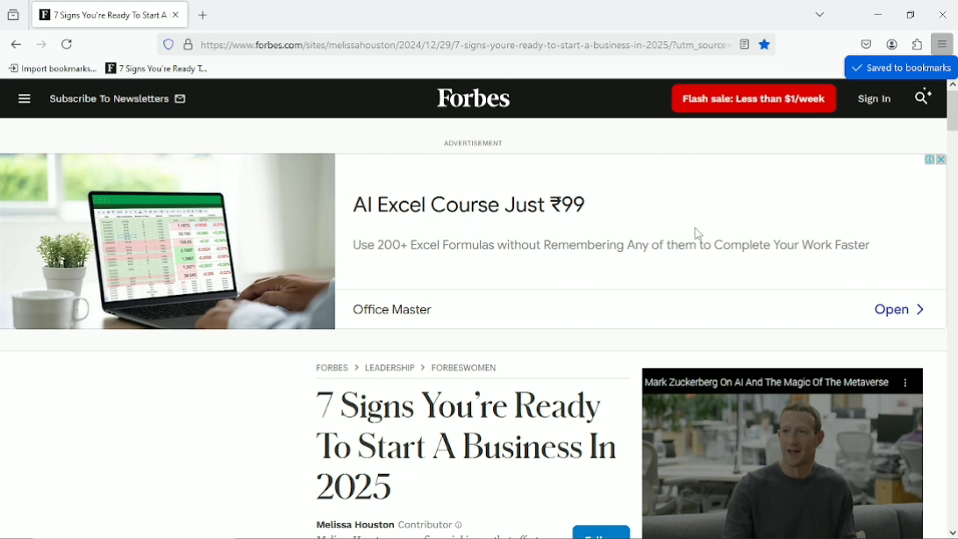 This screenshot has height=539, width=958. What do you see at coordinates (952, 111) in the screenshot?
I see `Vertical scrollbar` at bounding box center [952, 111].